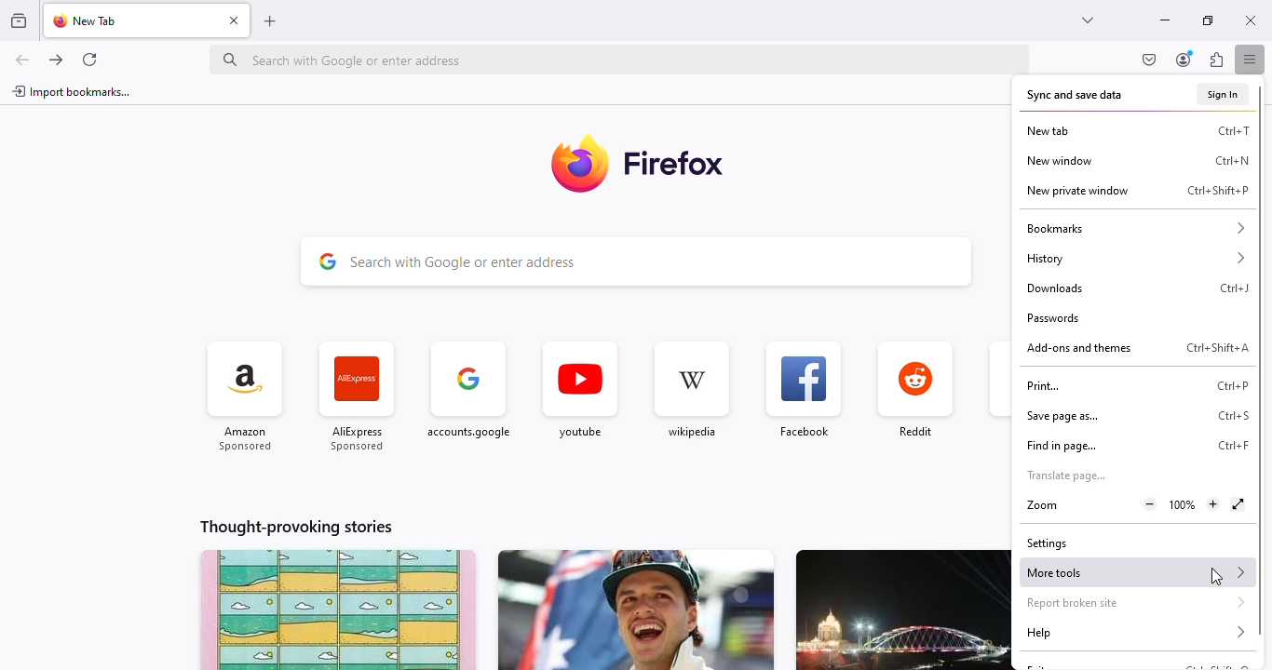 The height and width of the screenshot is (670, 1272). What do you see at coordinates (1137, 258) in the screenshot?
I see `history` at bounding box center [1137, 258].